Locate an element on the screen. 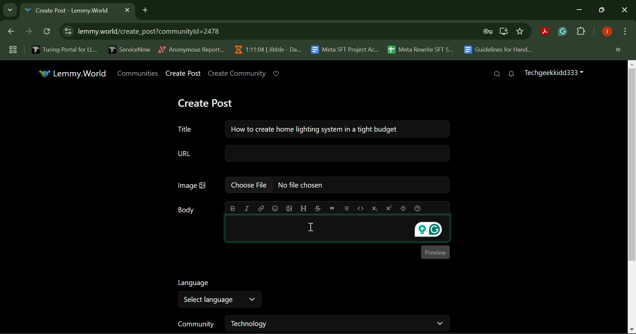 This screenshot has width=636, height=334. Meta Rewrite SFT is located at coordinates (423, 49).